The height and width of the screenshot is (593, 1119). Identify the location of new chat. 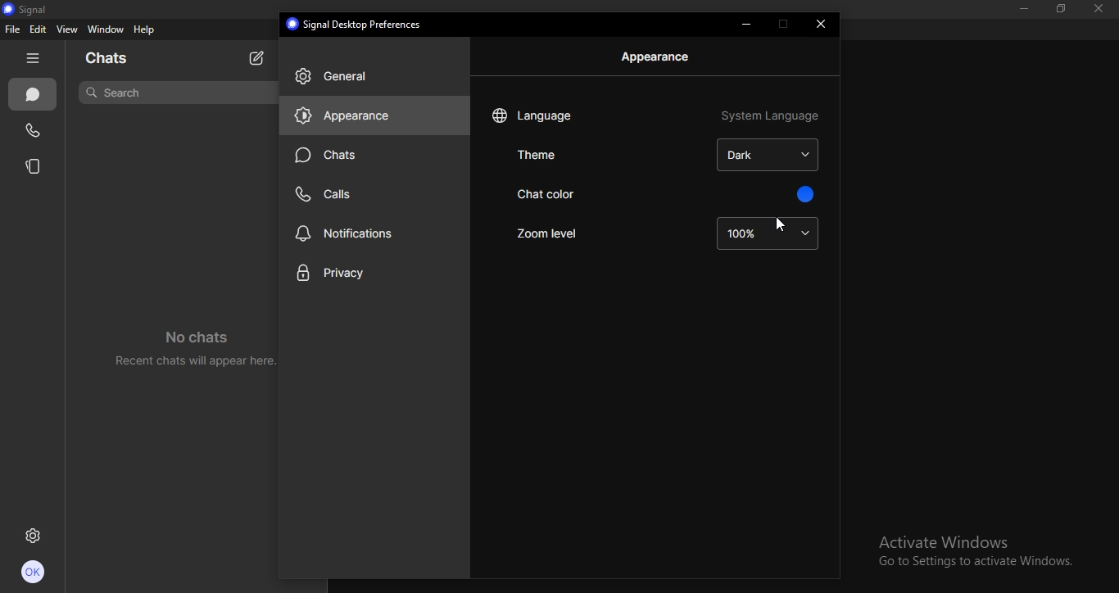
(257, 57).